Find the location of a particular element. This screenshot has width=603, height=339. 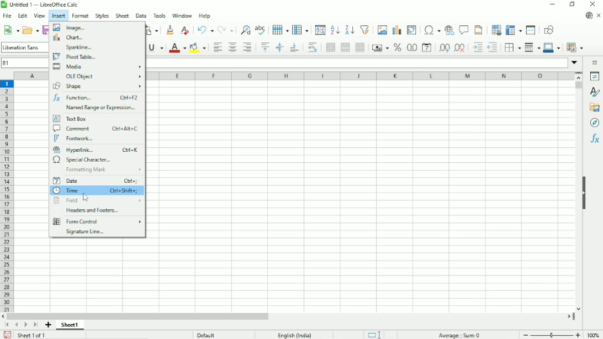

Undo is located at coordinates (205, 29).